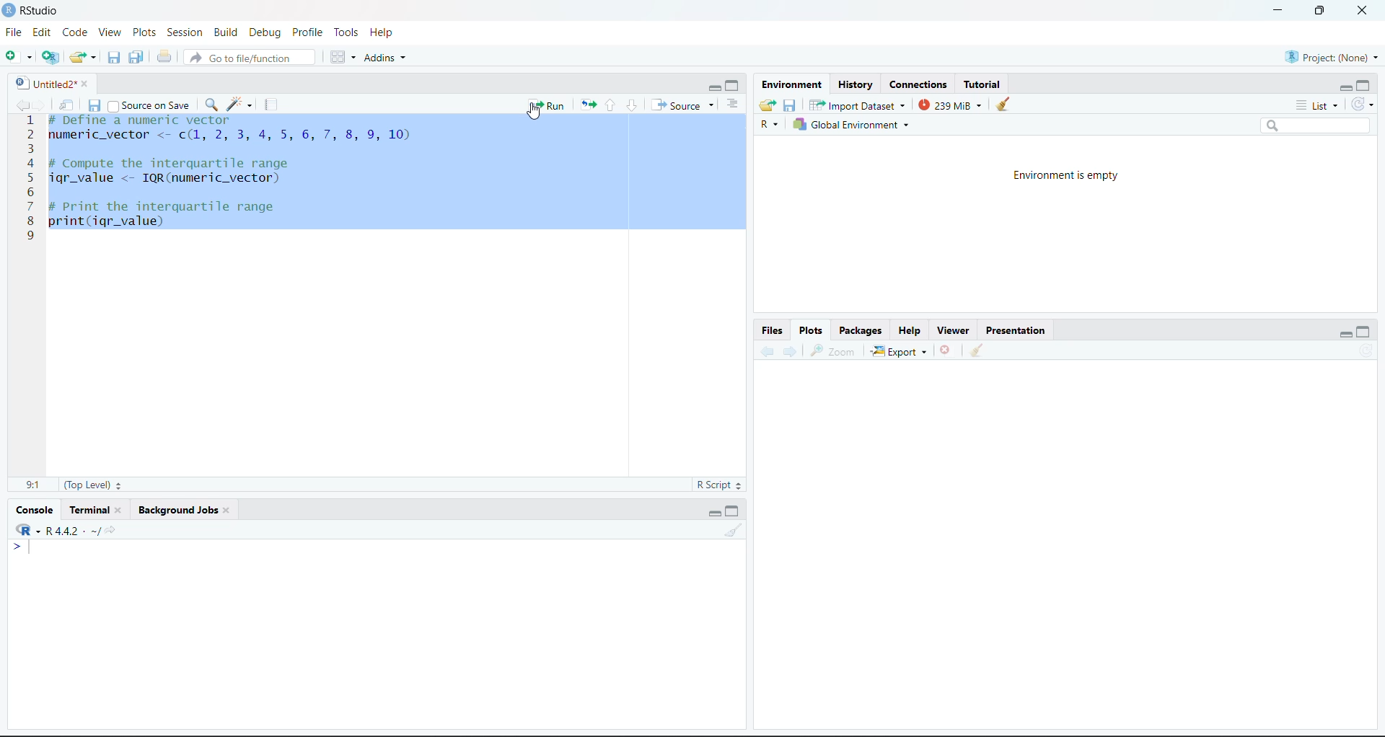 The width and height of the screenshot is (1385, 737). What do you see at coordinates (862, 330) in the screenshot?
I see `Packages` at bounding box center [862, 330].